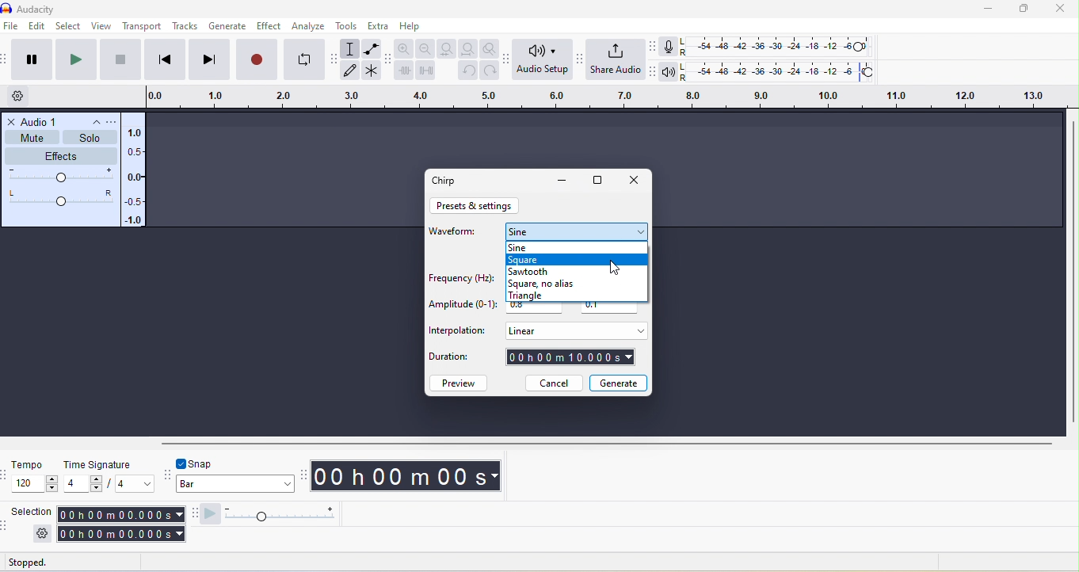  What do you see at coordinates (274, 514) in the screenshot?
I see `play at speed` at bounding box center [274, 514].